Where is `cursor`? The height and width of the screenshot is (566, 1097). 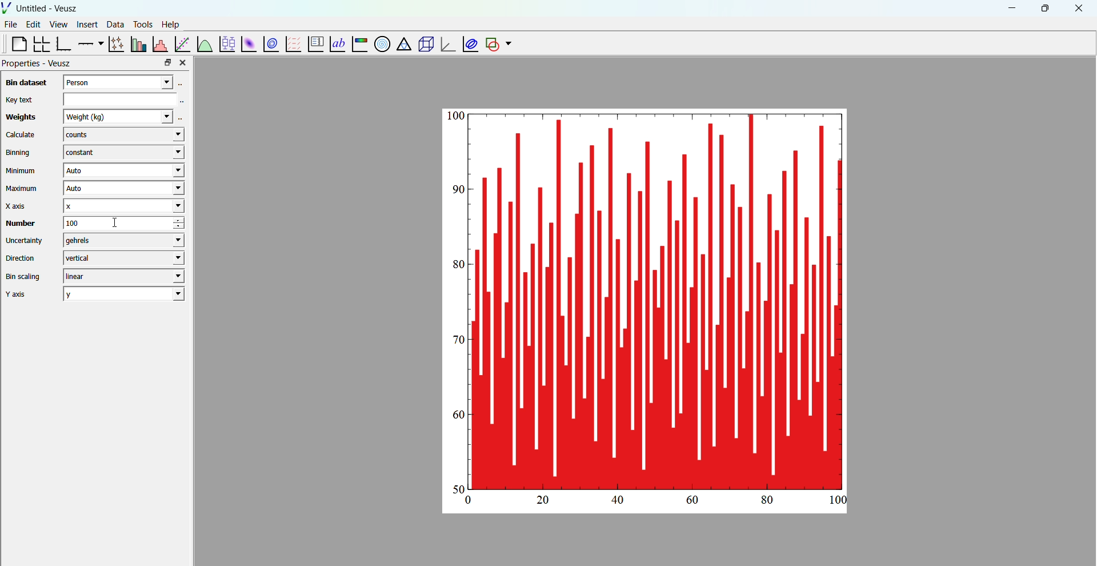
cursor is located at coordinates (120, 224).